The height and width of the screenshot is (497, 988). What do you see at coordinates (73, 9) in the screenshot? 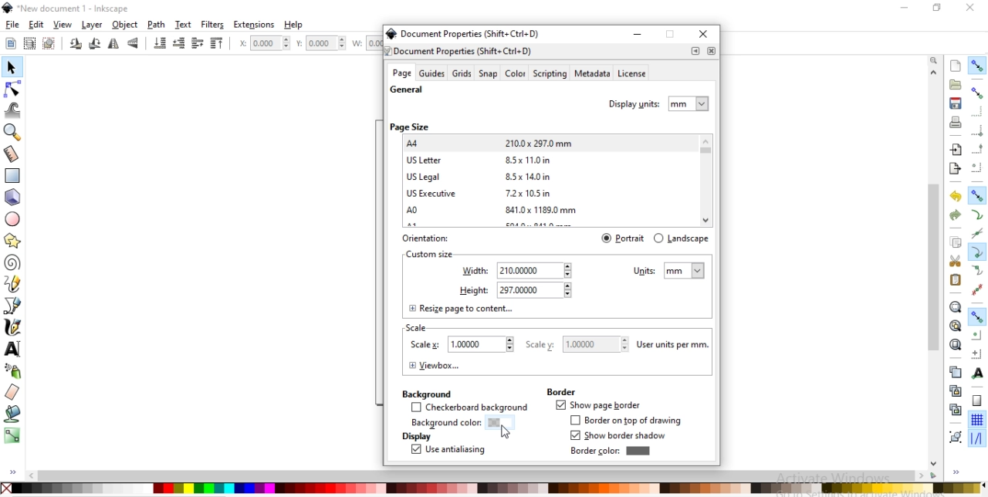
I see `new document 1 -Inksacpe` at bounding box center [73, 9].